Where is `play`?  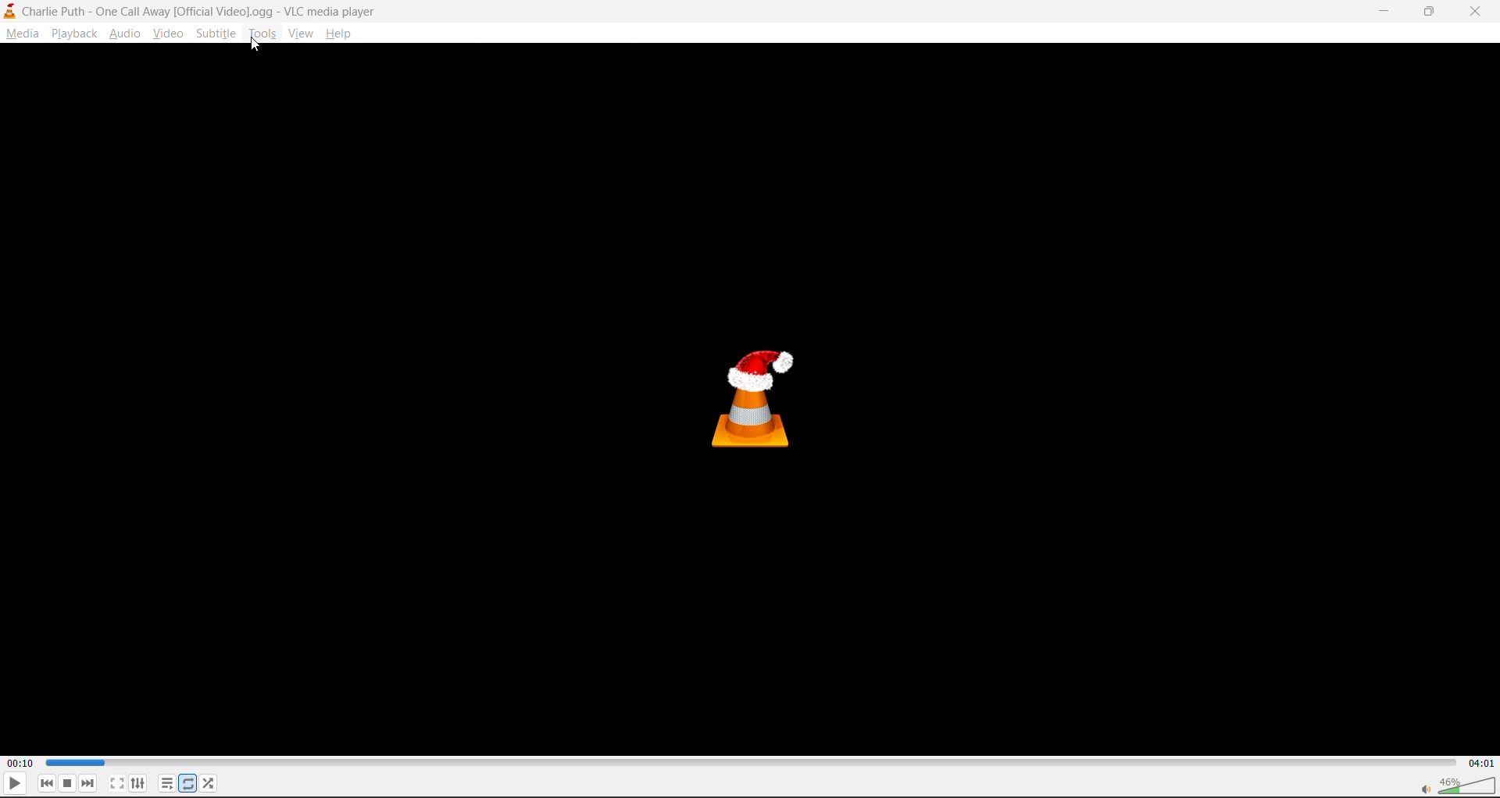 play is located at coordinates (15, 785).